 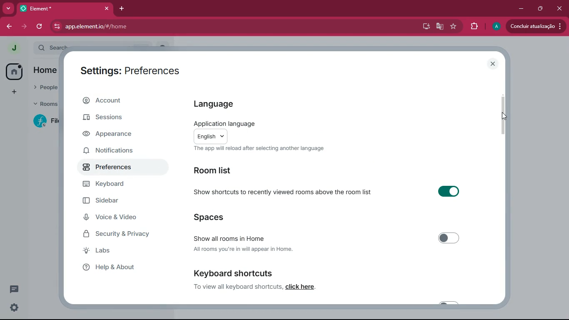 What do you see at coordinates (118, 117) in the screenshot?
I see `sessions` at bounding box center [118, 117].